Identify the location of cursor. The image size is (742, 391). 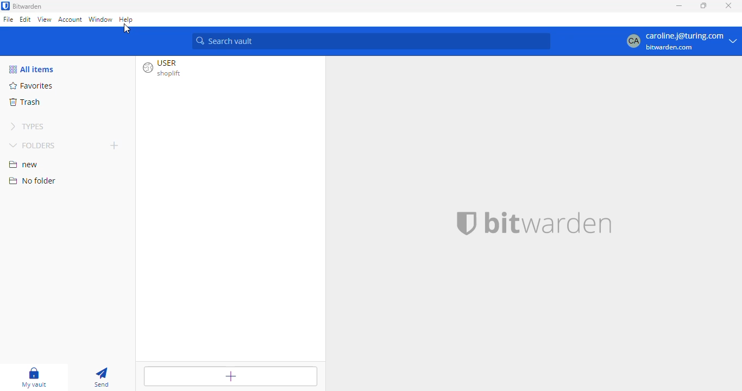
(127, 29).